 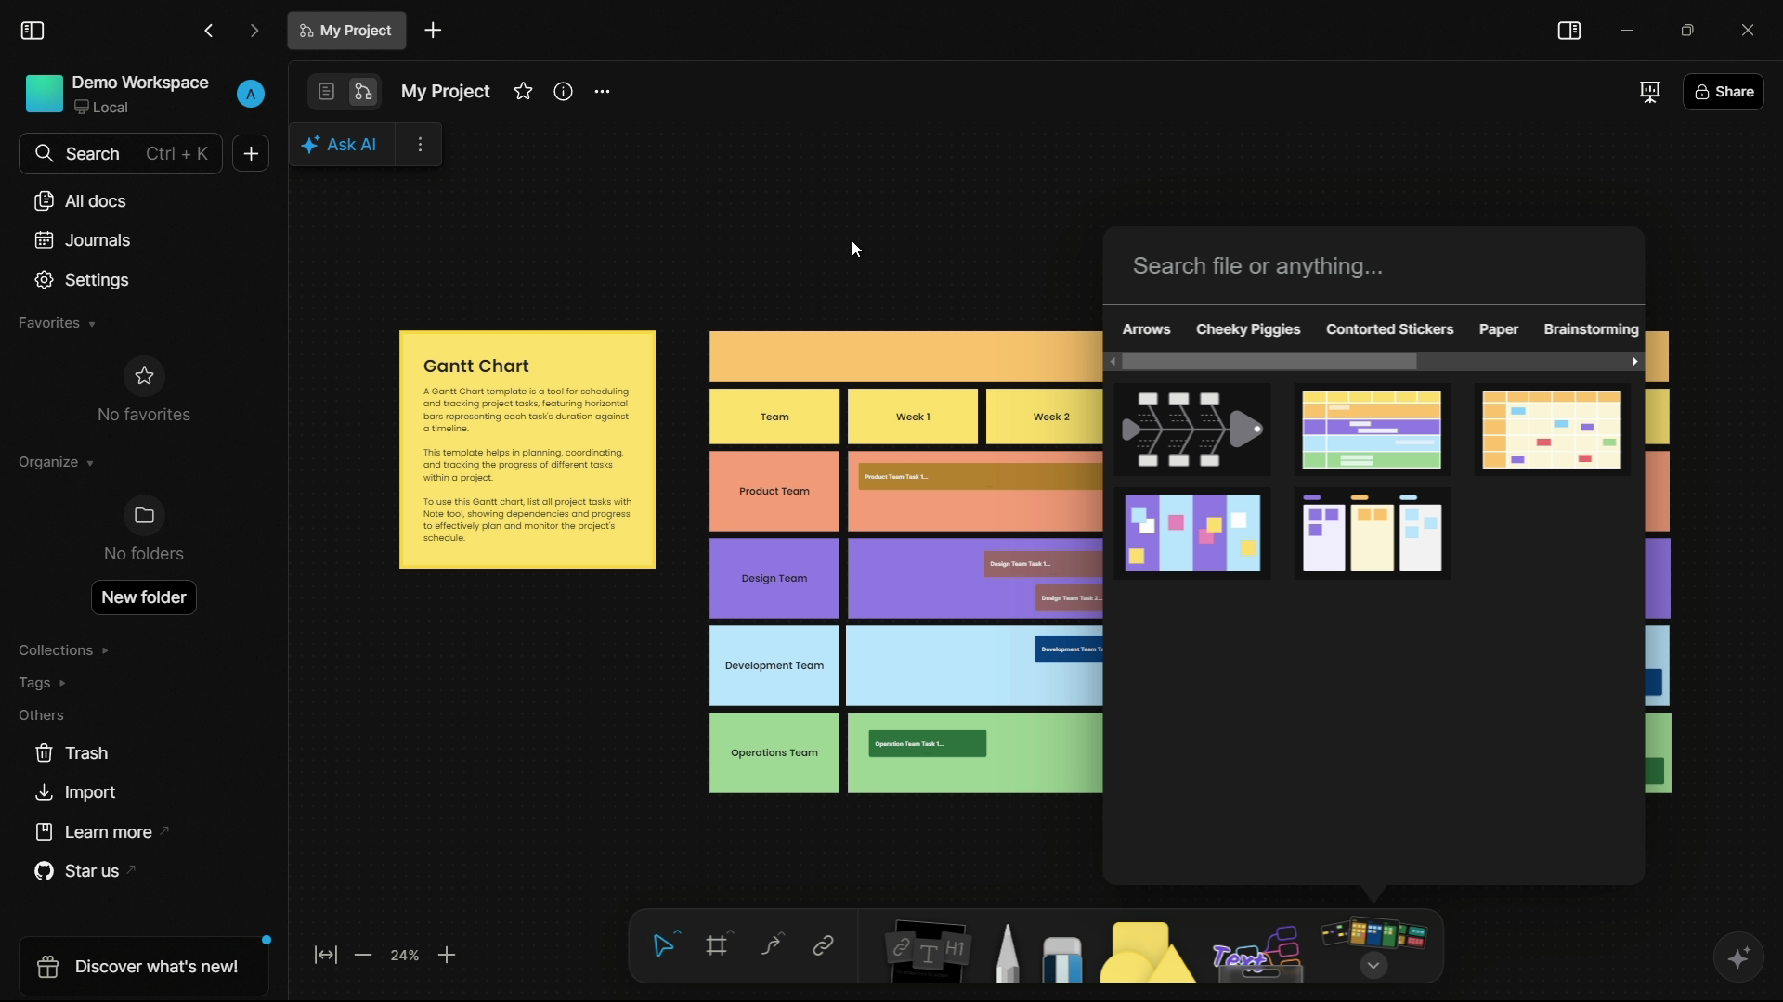 What do you see at coordinates (251, 95) in the screenshot?
I see `profile settings` at bounding box center [251, 95].